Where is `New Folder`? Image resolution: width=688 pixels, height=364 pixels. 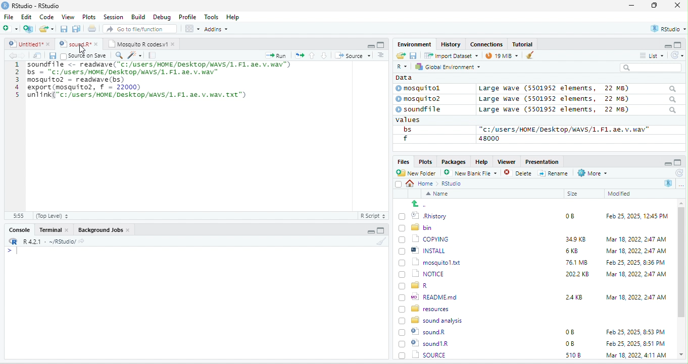 New Folder is located at coordinates (418, 173).